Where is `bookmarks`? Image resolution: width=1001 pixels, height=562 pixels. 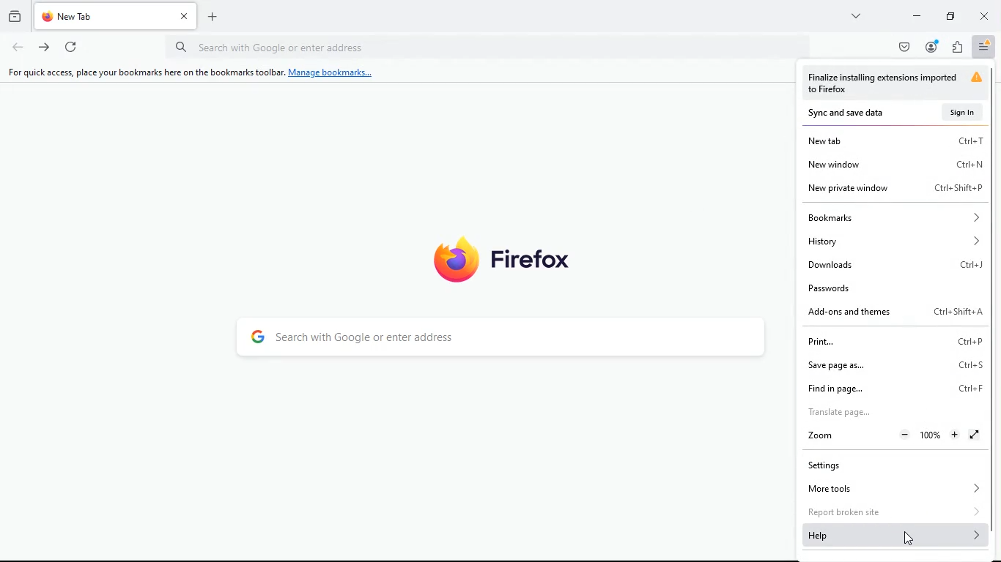 bookmarks is located at coordinates (900, 217).